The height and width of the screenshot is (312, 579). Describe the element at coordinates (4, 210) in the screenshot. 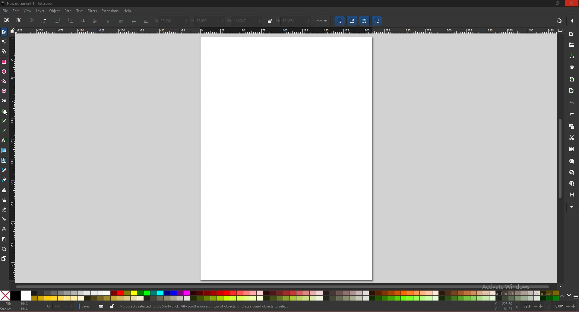

I see `eraser` at that location.